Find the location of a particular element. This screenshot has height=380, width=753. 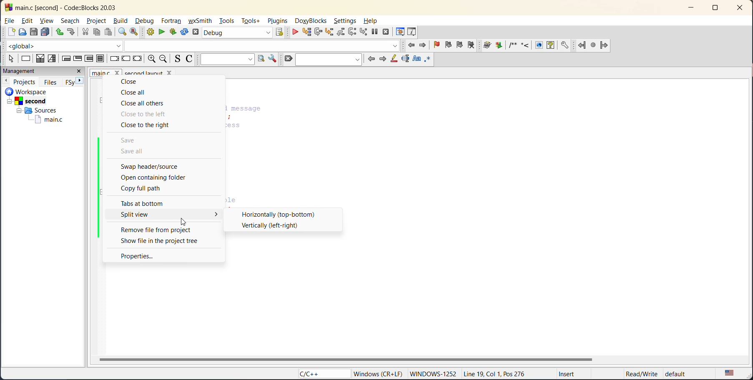

selection is located at coordinates (52, 59).